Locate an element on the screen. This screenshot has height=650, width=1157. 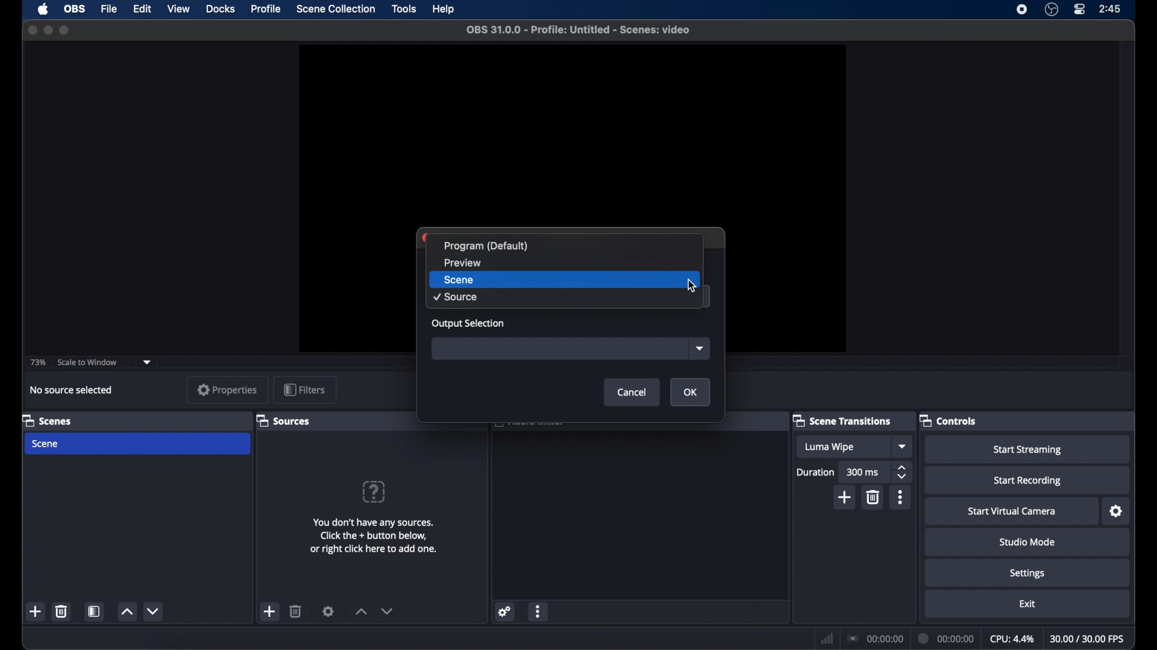
obs is located at coordinates (76, 9).